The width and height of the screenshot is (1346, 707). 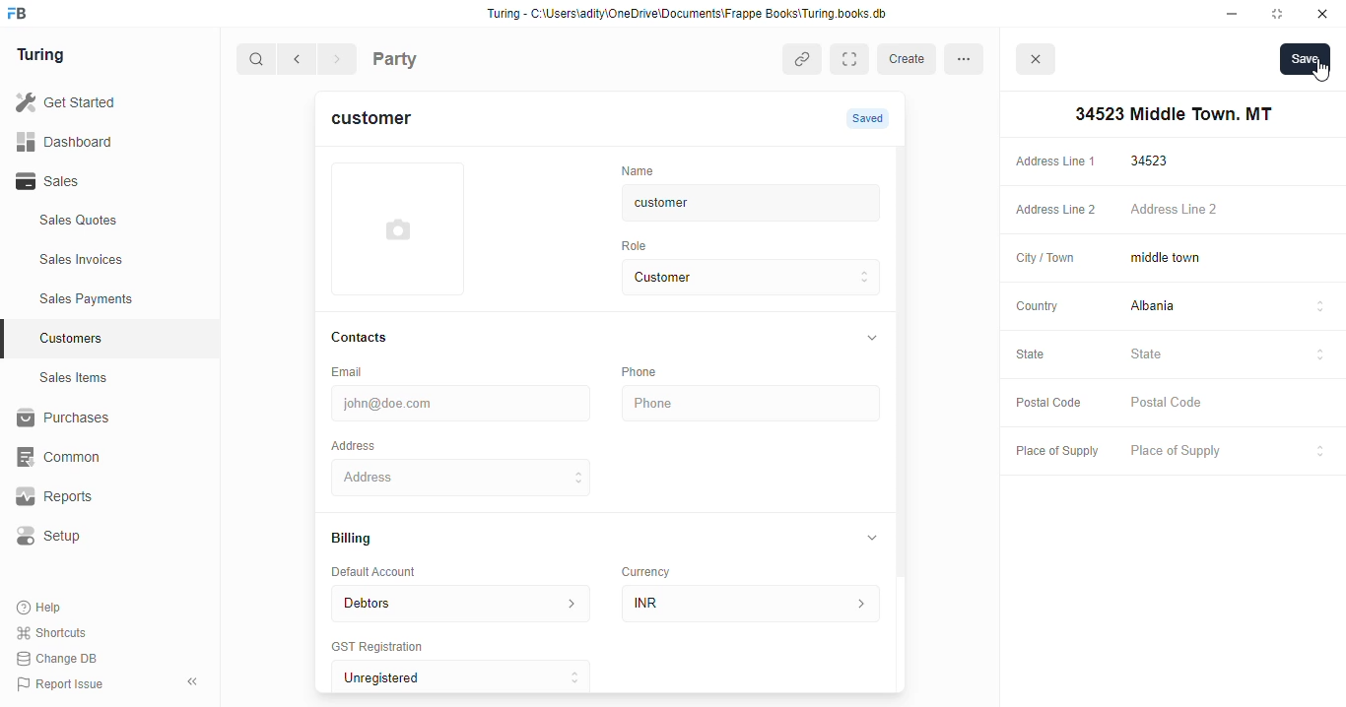 I want to click on Help, so click(x=41, y=609).